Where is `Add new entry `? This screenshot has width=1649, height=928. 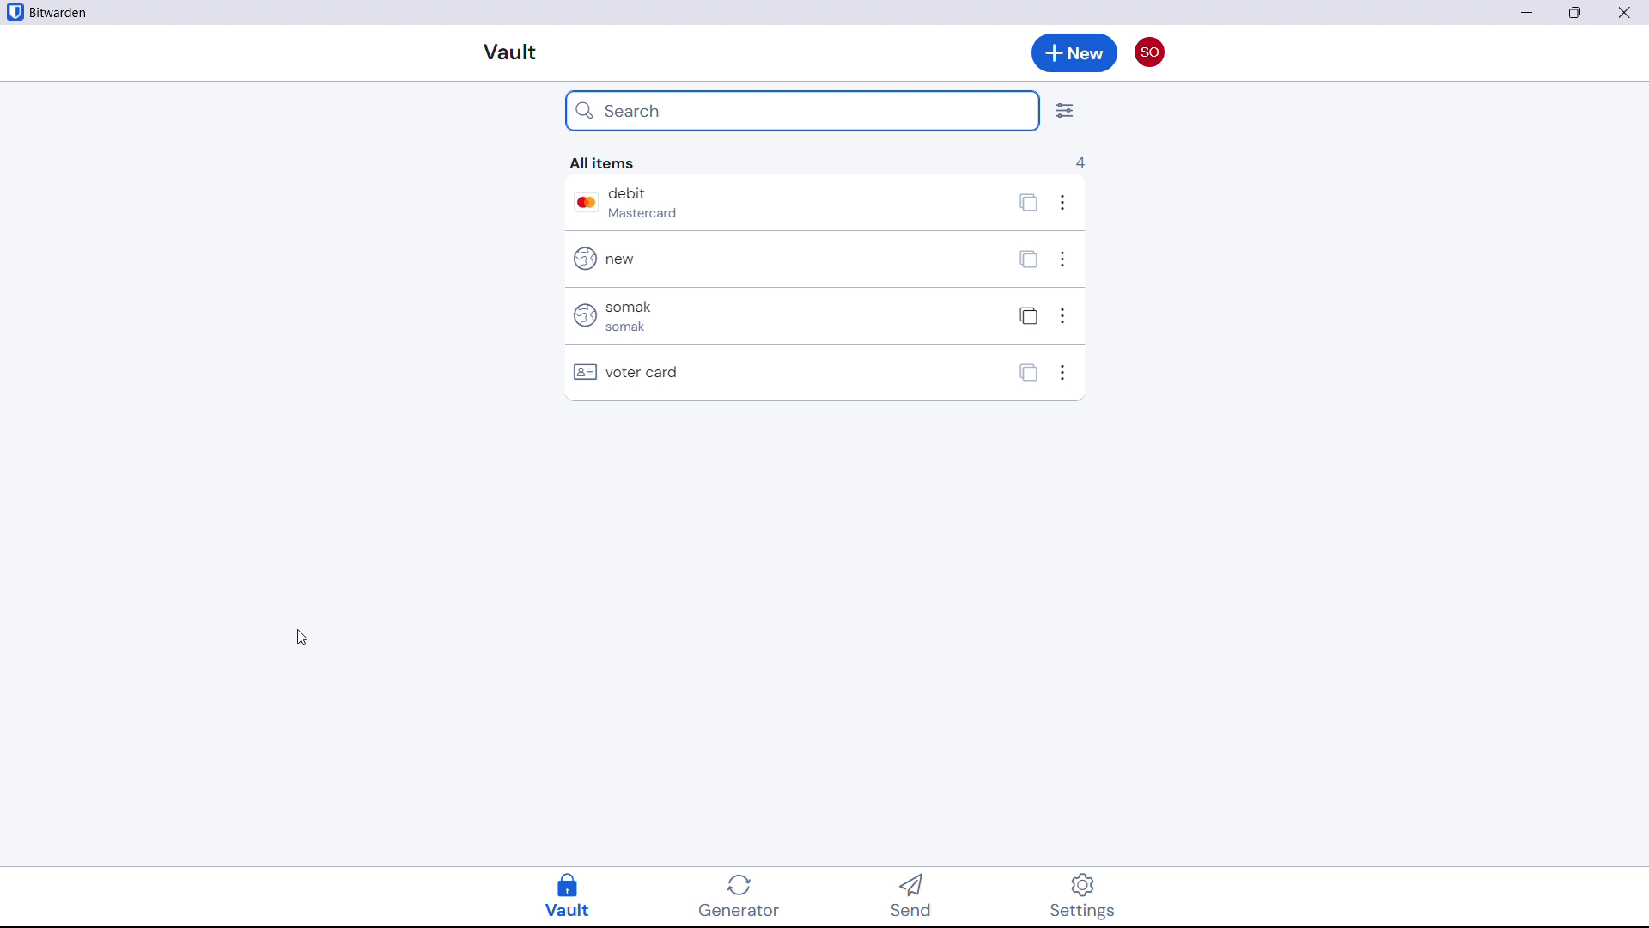
Add new entry  is located at coordinates (1074, 52).